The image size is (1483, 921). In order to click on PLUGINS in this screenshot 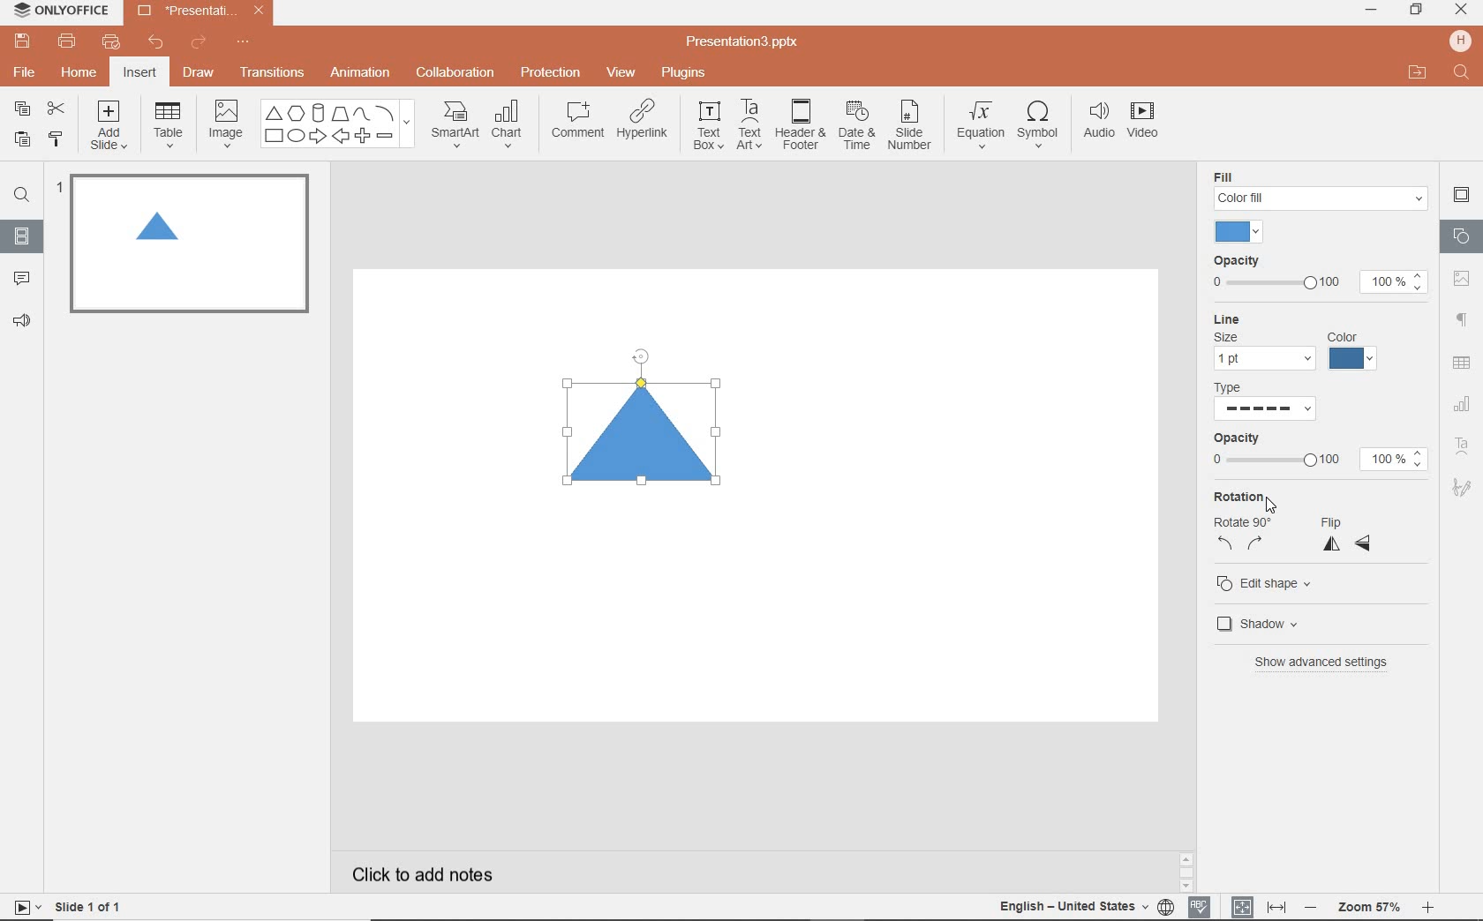, I will do `click(686, 71)`.